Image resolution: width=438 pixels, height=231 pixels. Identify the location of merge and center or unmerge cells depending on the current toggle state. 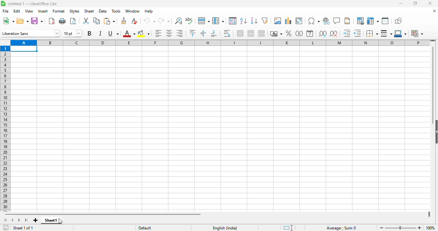
(240, 33).